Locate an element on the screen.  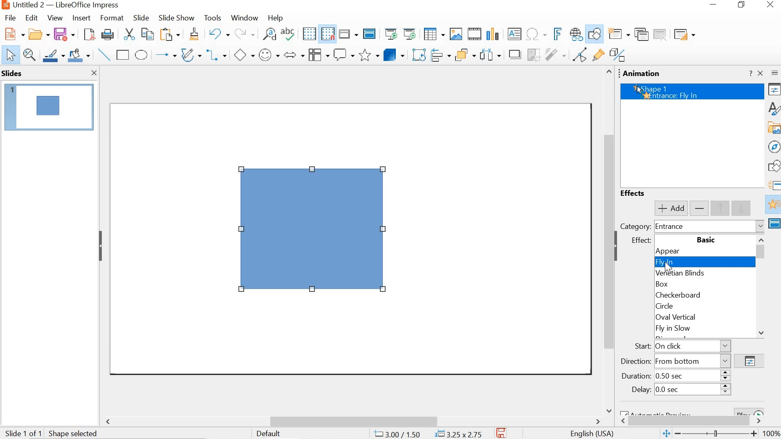
checkerboard is located at coordinates (699, 295).